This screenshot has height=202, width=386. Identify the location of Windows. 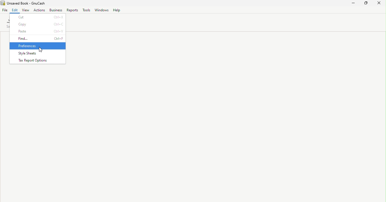
(102, 10).